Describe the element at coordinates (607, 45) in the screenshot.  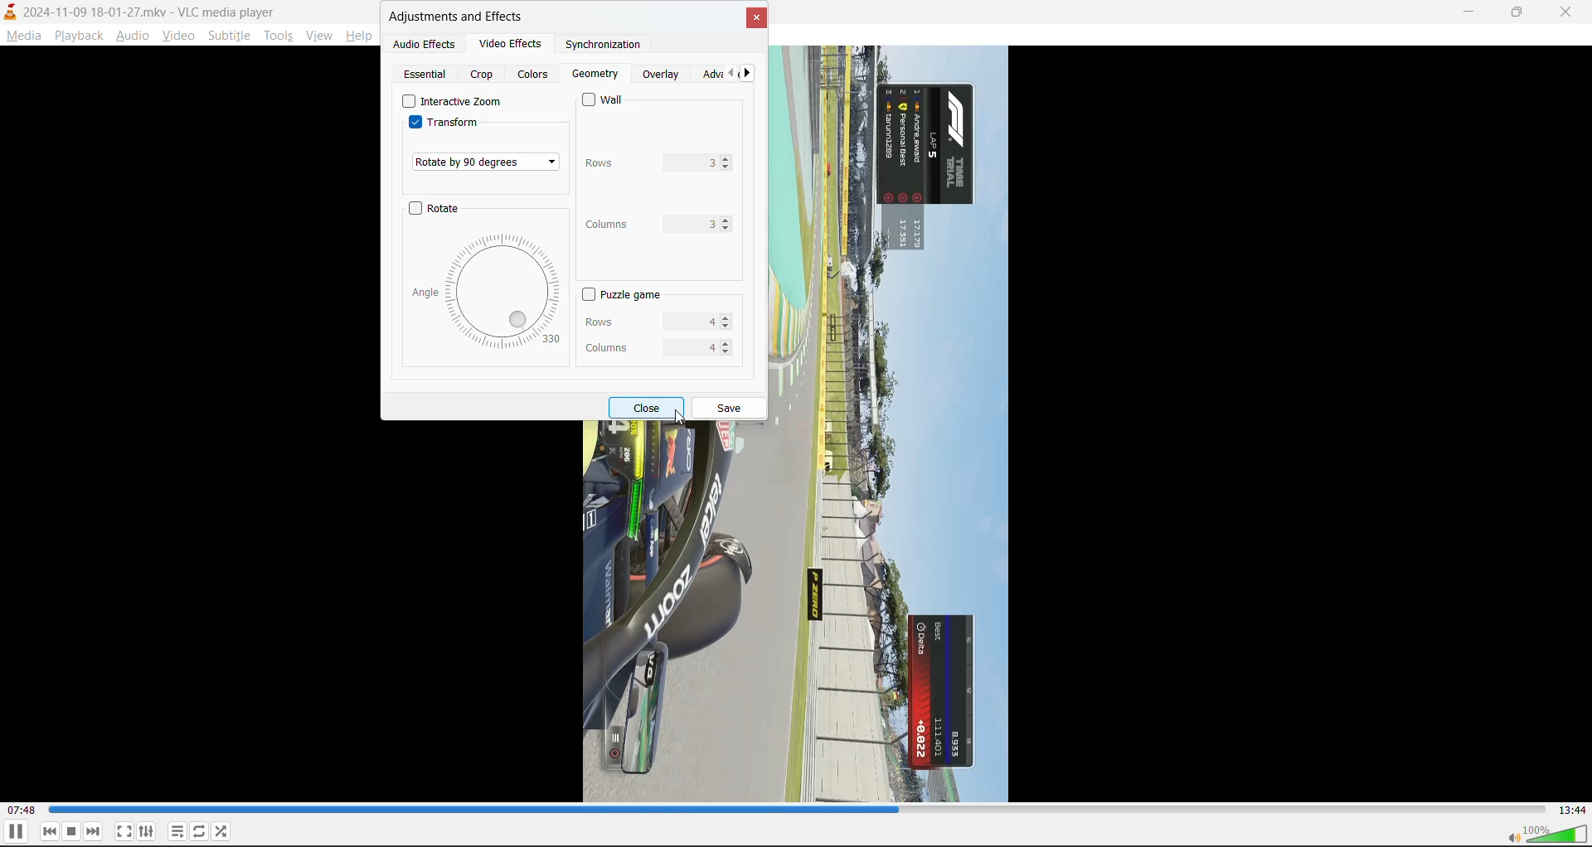
I see `synchronization` at that location.